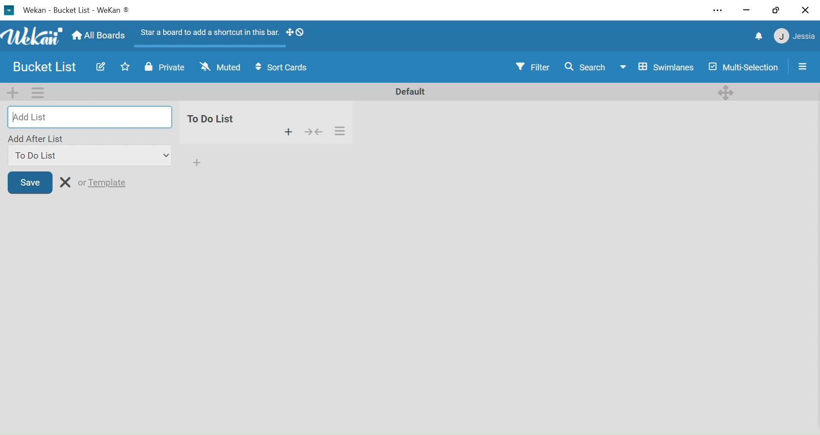  Describe the element at coordinates (65, 182) in the screenshot. I see `Rename` at that location.